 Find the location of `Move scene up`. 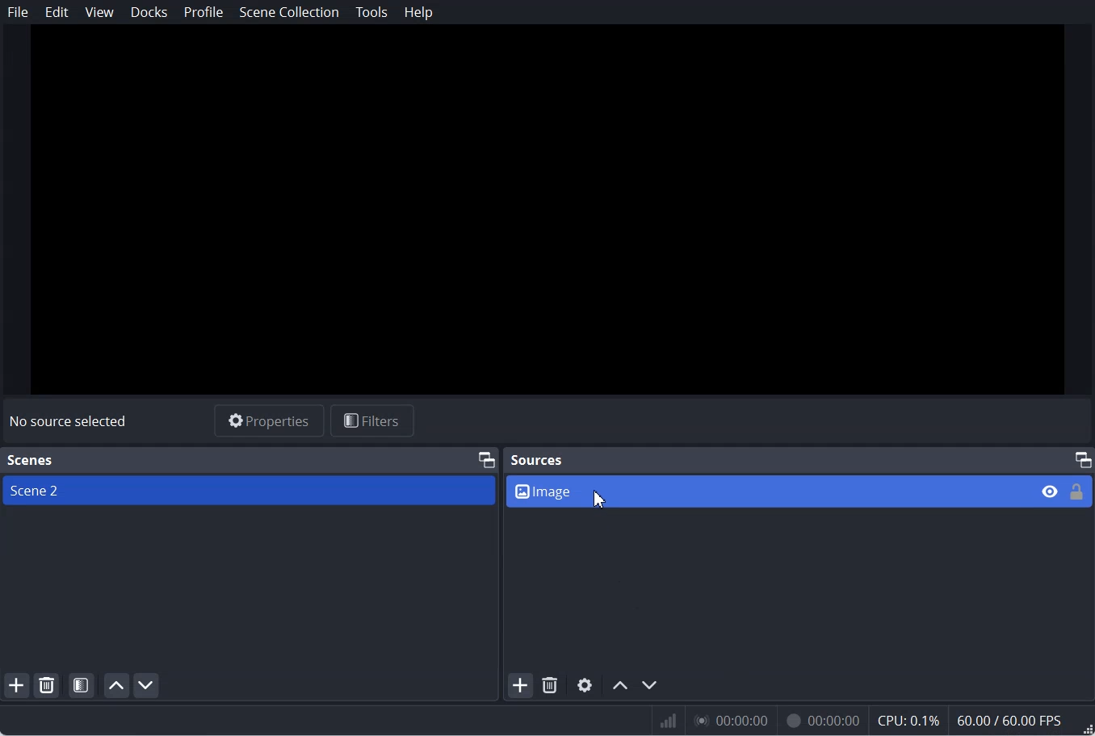

Move scene up is located at coordinates (116, 684).